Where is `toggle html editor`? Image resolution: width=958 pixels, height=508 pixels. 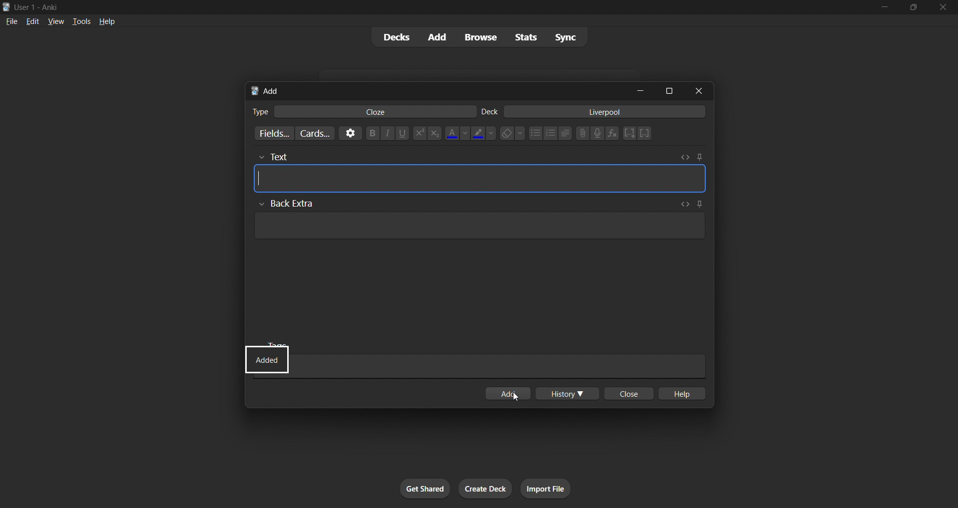 toggle html editor is located at coordinates (685, 204).